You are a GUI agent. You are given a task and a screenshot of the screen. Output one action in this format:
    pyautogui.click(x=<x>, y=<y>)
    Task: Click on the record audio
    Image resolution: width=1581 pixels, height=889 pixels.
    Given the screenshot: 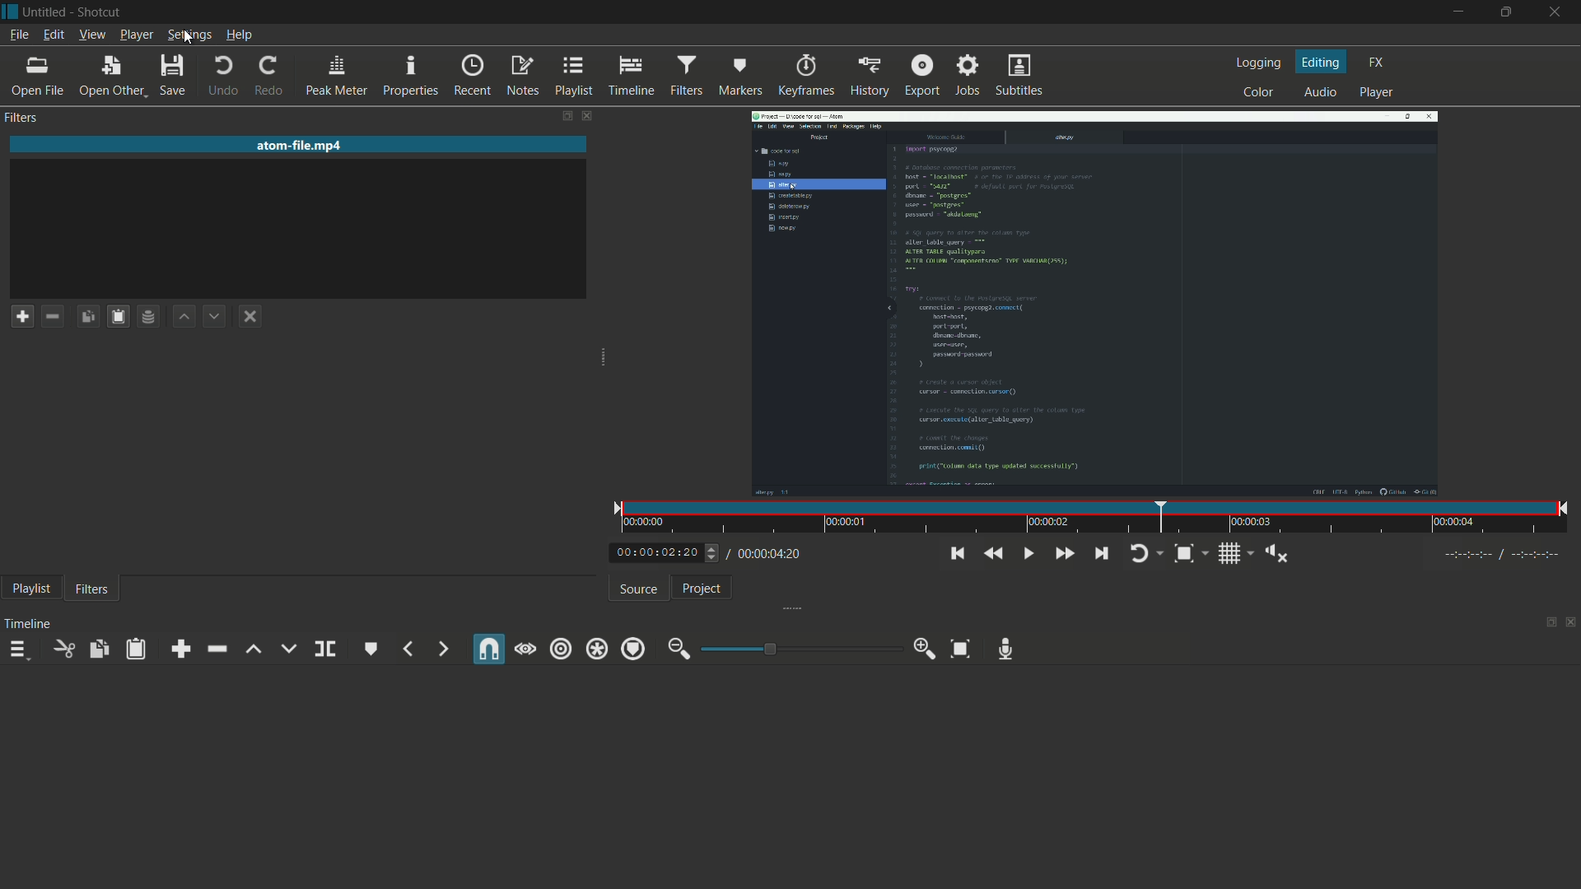 What is the action you would take?
    pyautogui.click(x=1006, y=649)
    